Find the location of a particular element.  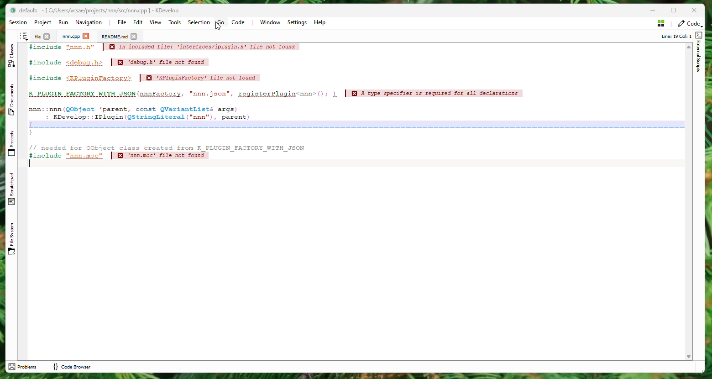

Edit is located at coordinates (138, 22).